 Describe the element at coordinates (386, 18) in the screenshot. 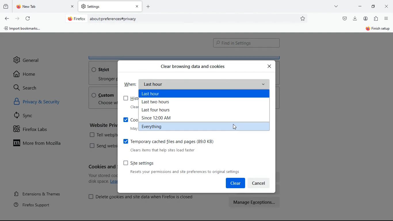

I see `menu` at that location.